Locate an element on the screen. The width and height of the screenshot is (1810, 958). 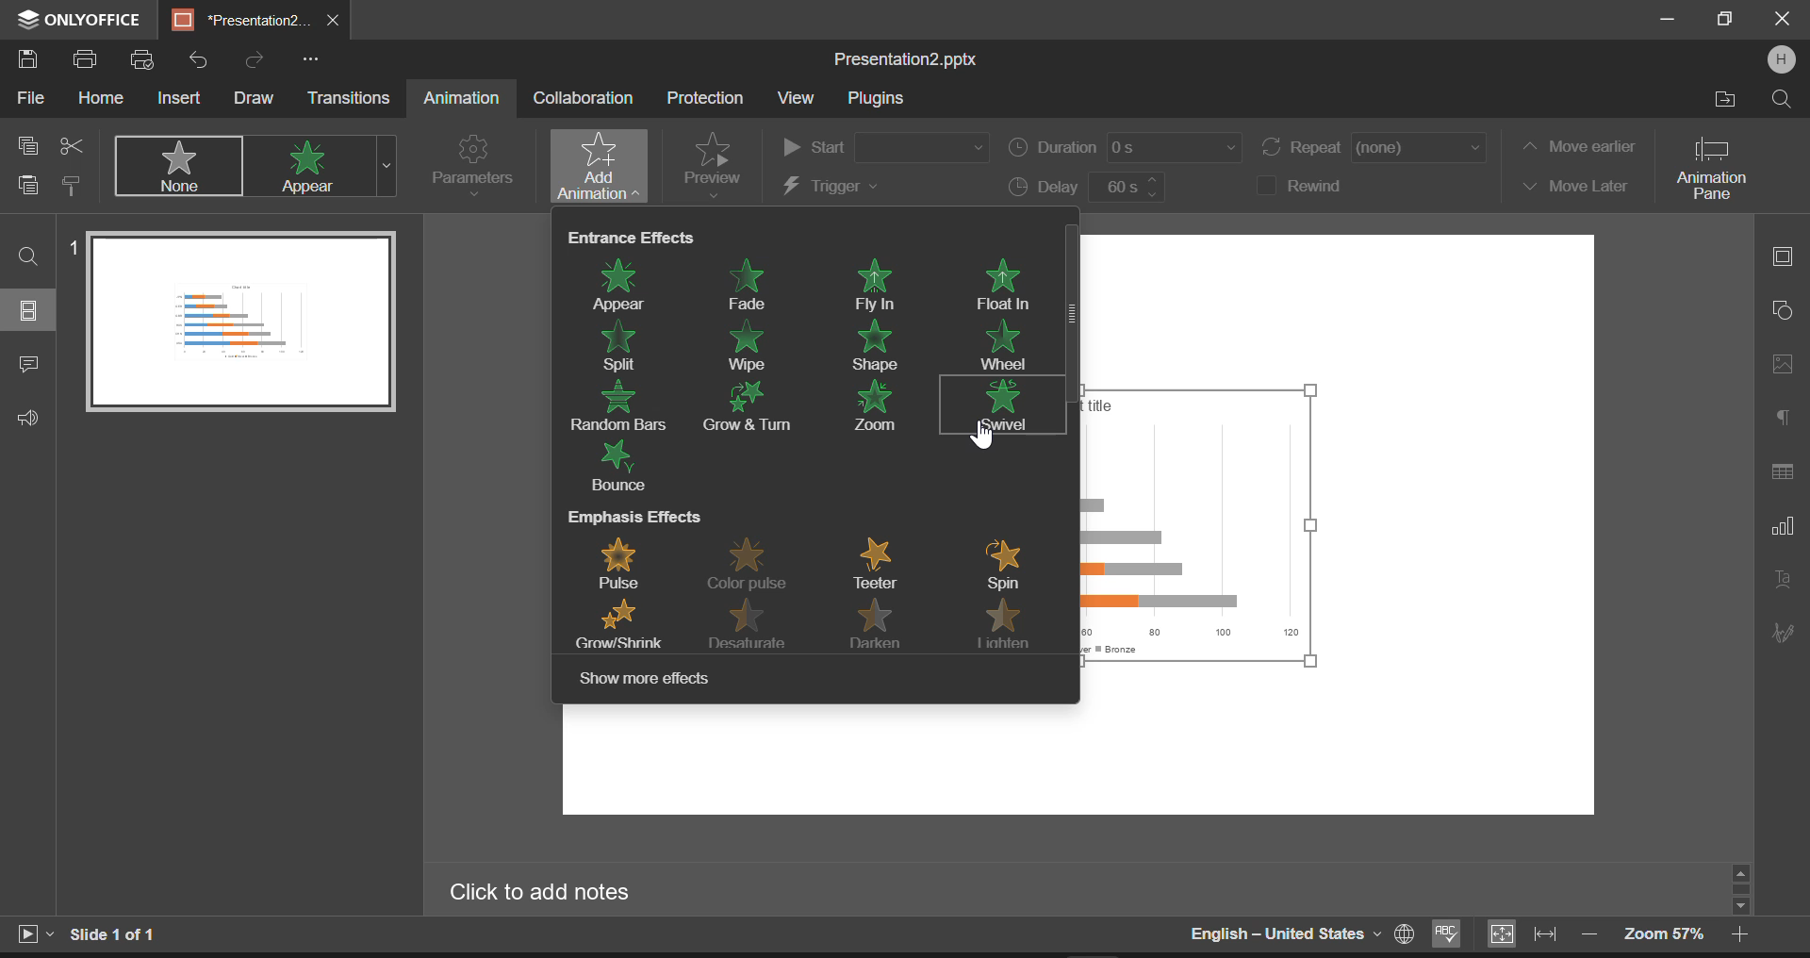
Start point is located at coordinates (884, 143).